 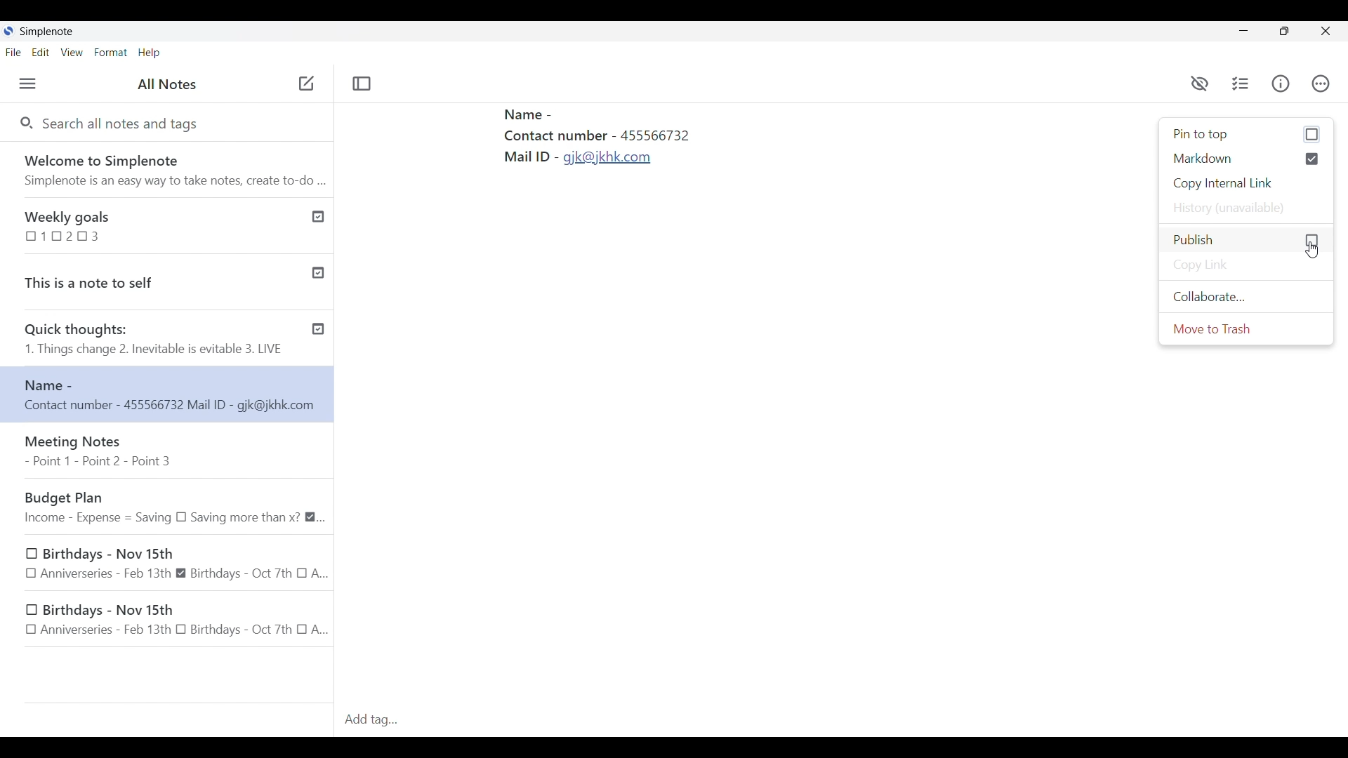 What do you see at coordinates (150, 53) in the screenshot?
I see `Help menu` at bounding box center [150, 53].